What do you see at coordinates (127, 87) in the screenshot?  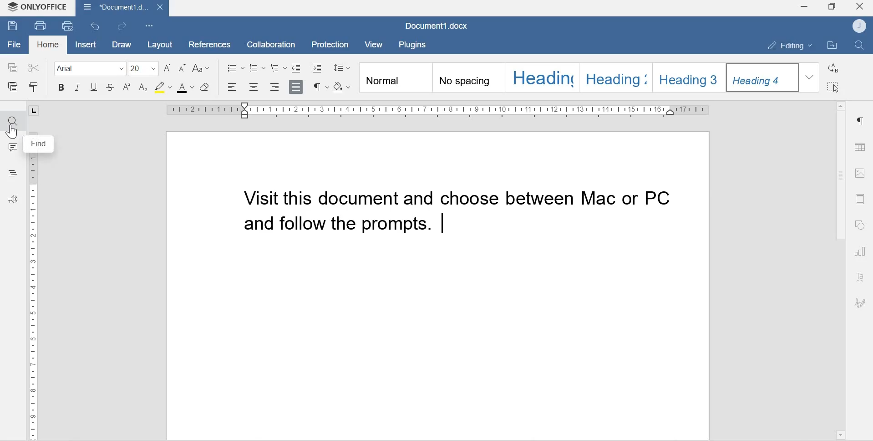 I see `Superscript` at bounding box center [127, 87].